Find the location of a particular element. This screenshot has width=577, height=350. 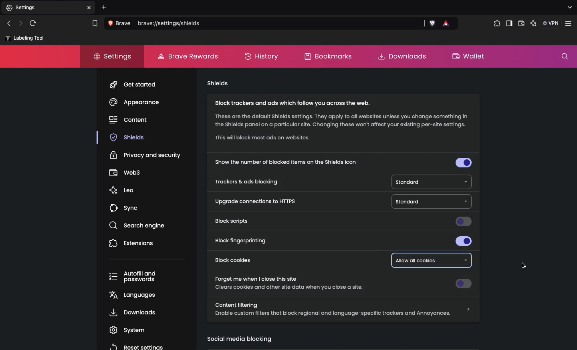

languages is located at coordinates (134, 296).